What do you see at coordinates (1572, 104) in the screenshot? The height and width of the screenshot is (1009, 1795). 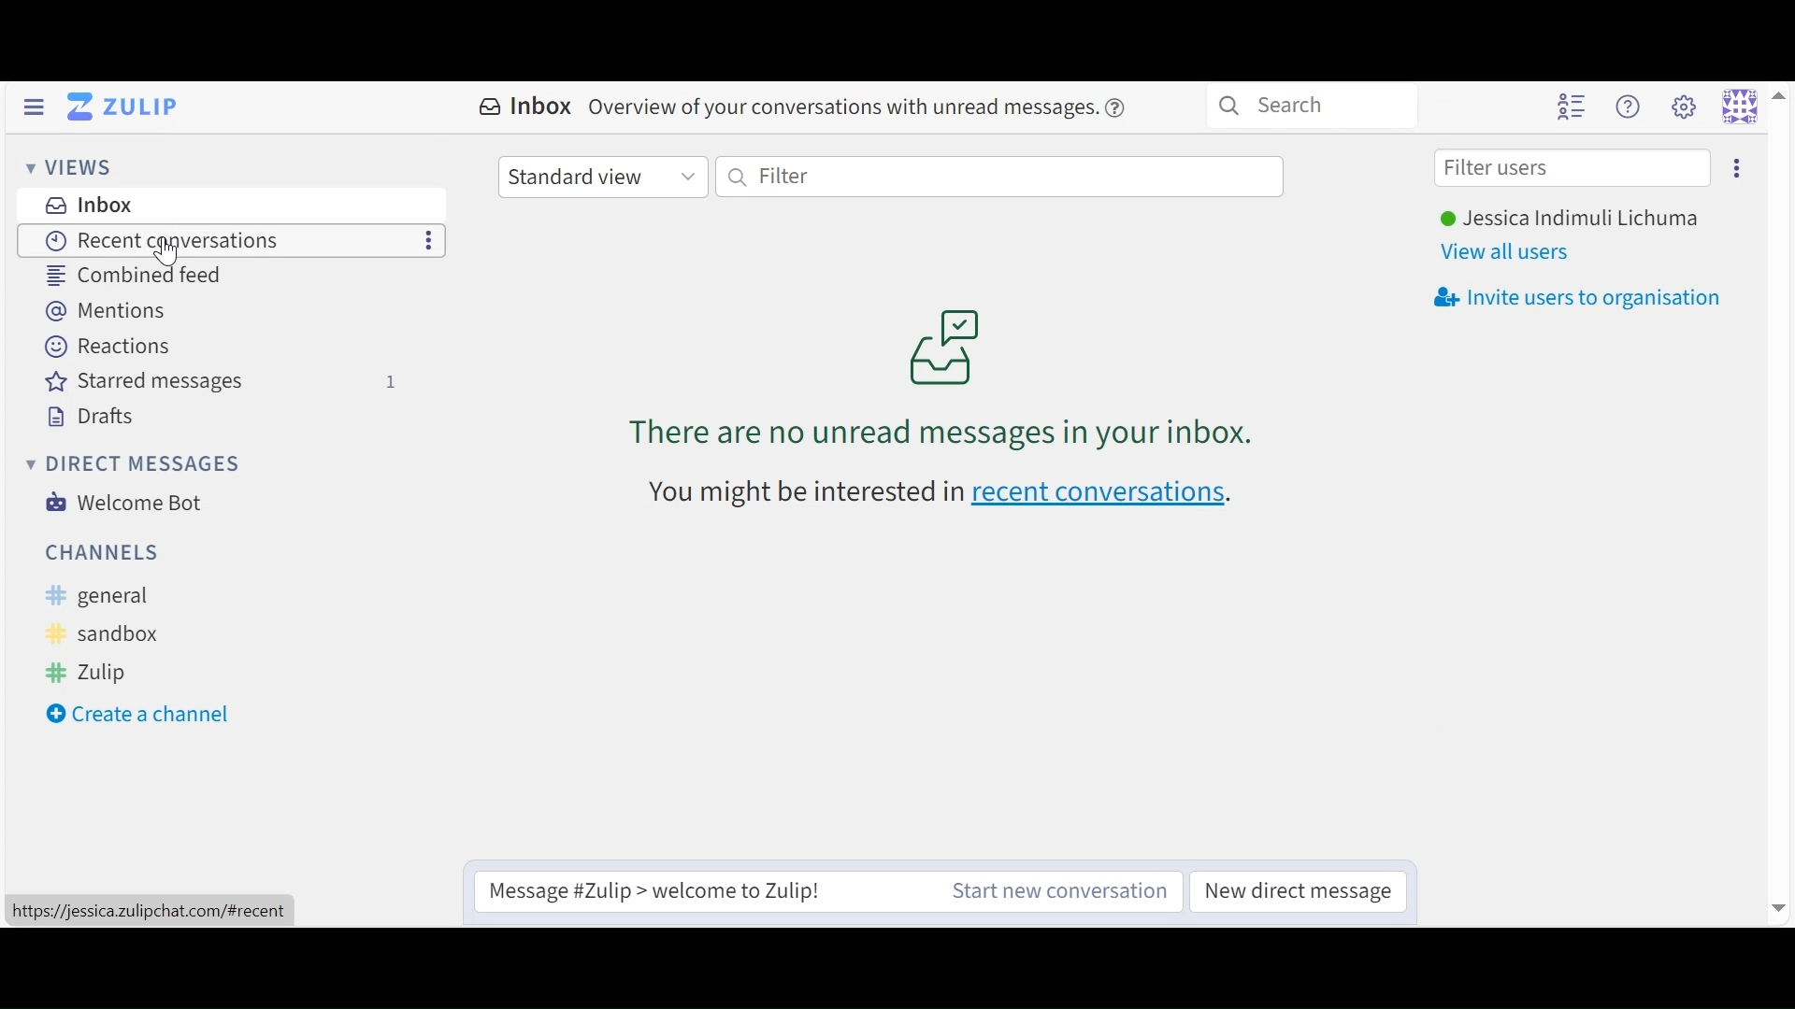 I see `Hide user list` at bounding box center [1572, 104].